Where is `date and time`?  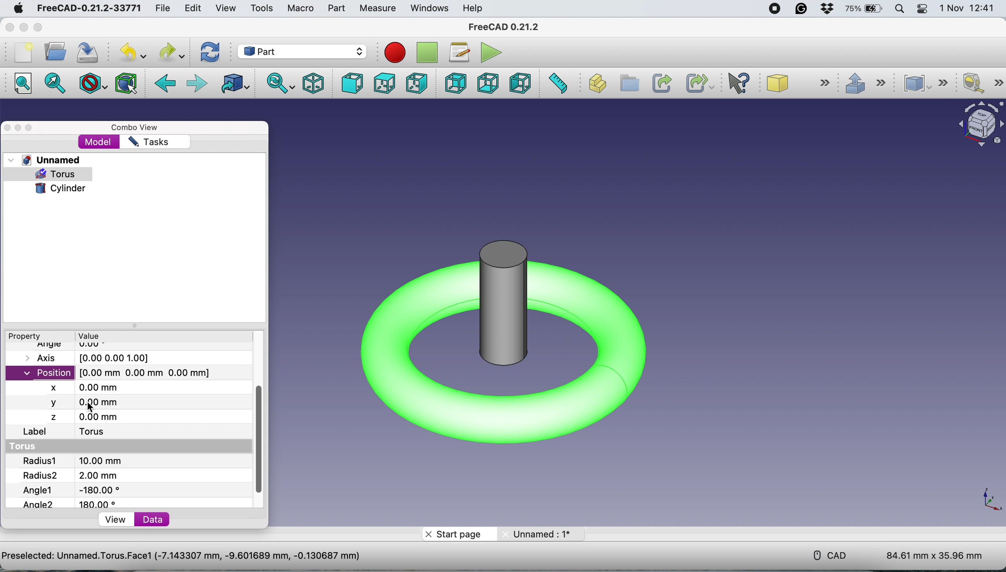 date and time is located at coordinates (970, 9).